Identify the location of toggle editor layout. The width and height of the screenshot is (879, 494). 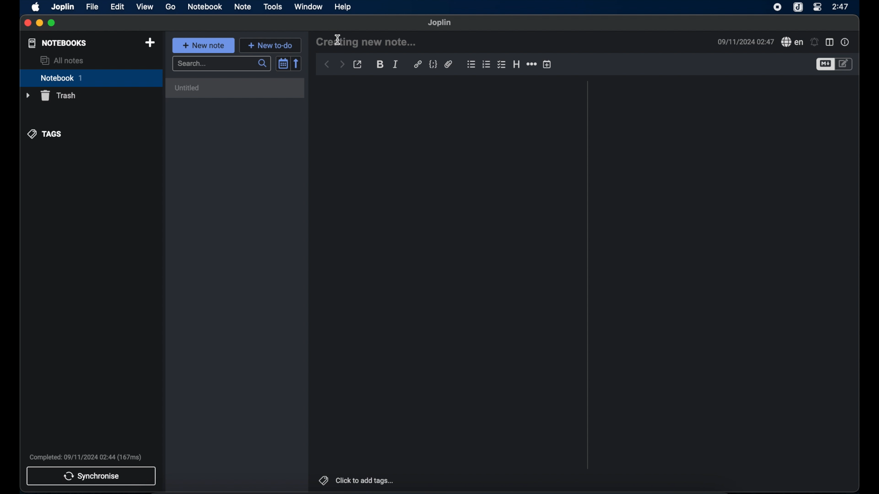
(830, 43).